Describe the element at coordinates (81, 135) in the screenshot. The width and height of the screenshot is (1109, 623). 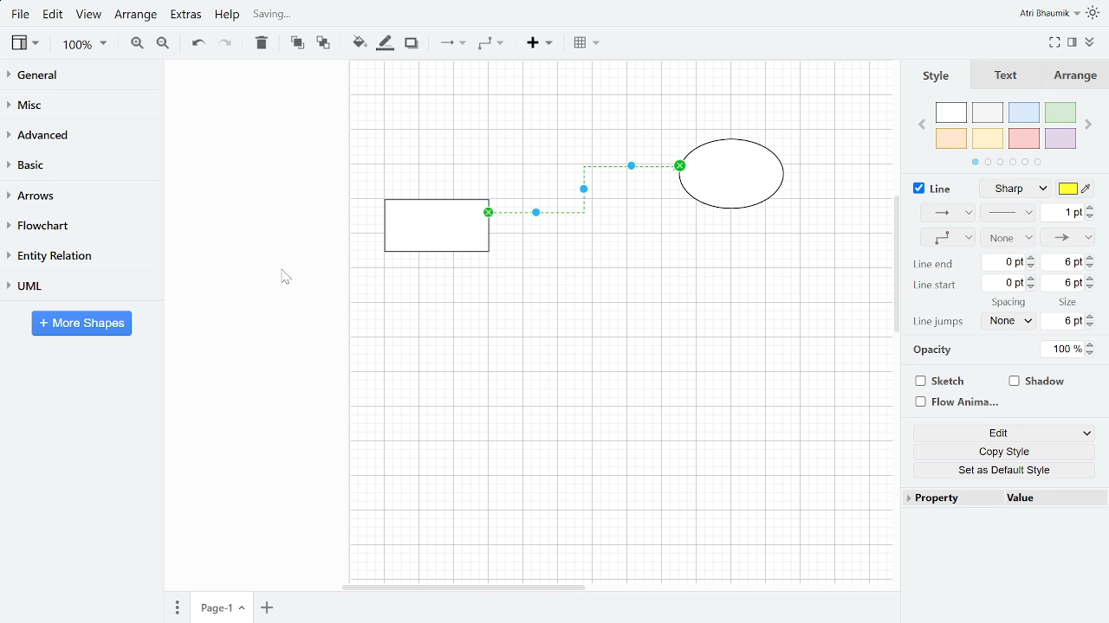
I see `Advanced` at that location.